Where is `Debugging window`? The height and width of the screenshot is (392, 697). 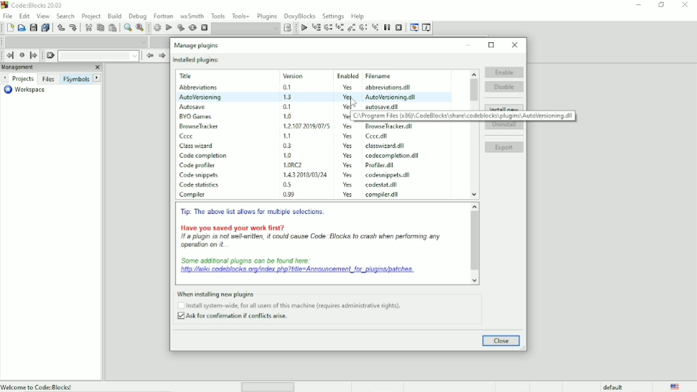 Debugging window is located at coordinates (414, 27).